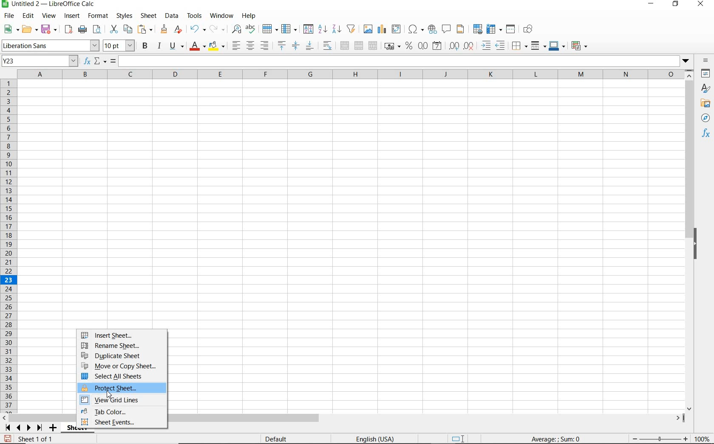  I want to click on SPLIT WINDOW, so click(512, 28).